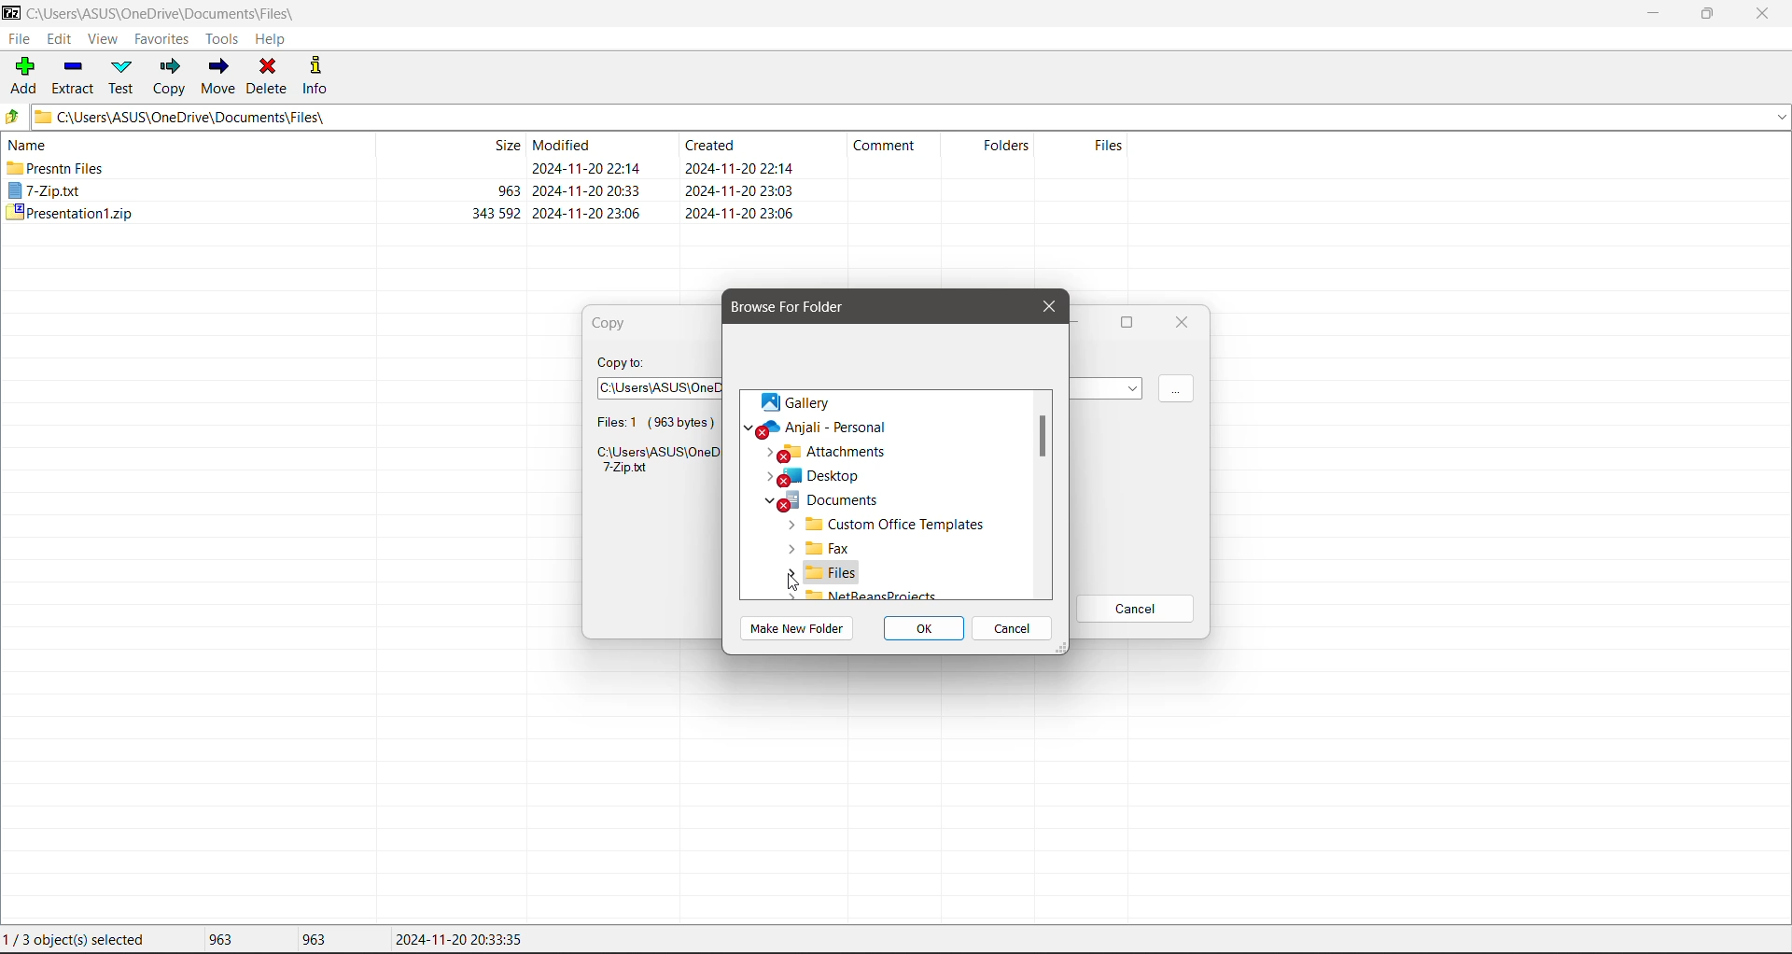 The width and height of the screenshot is (1792, 954). What do you see at coordinates (909, 116) in the screenshot?
I see `Current Folder Path` at bounding box center [909, 116].